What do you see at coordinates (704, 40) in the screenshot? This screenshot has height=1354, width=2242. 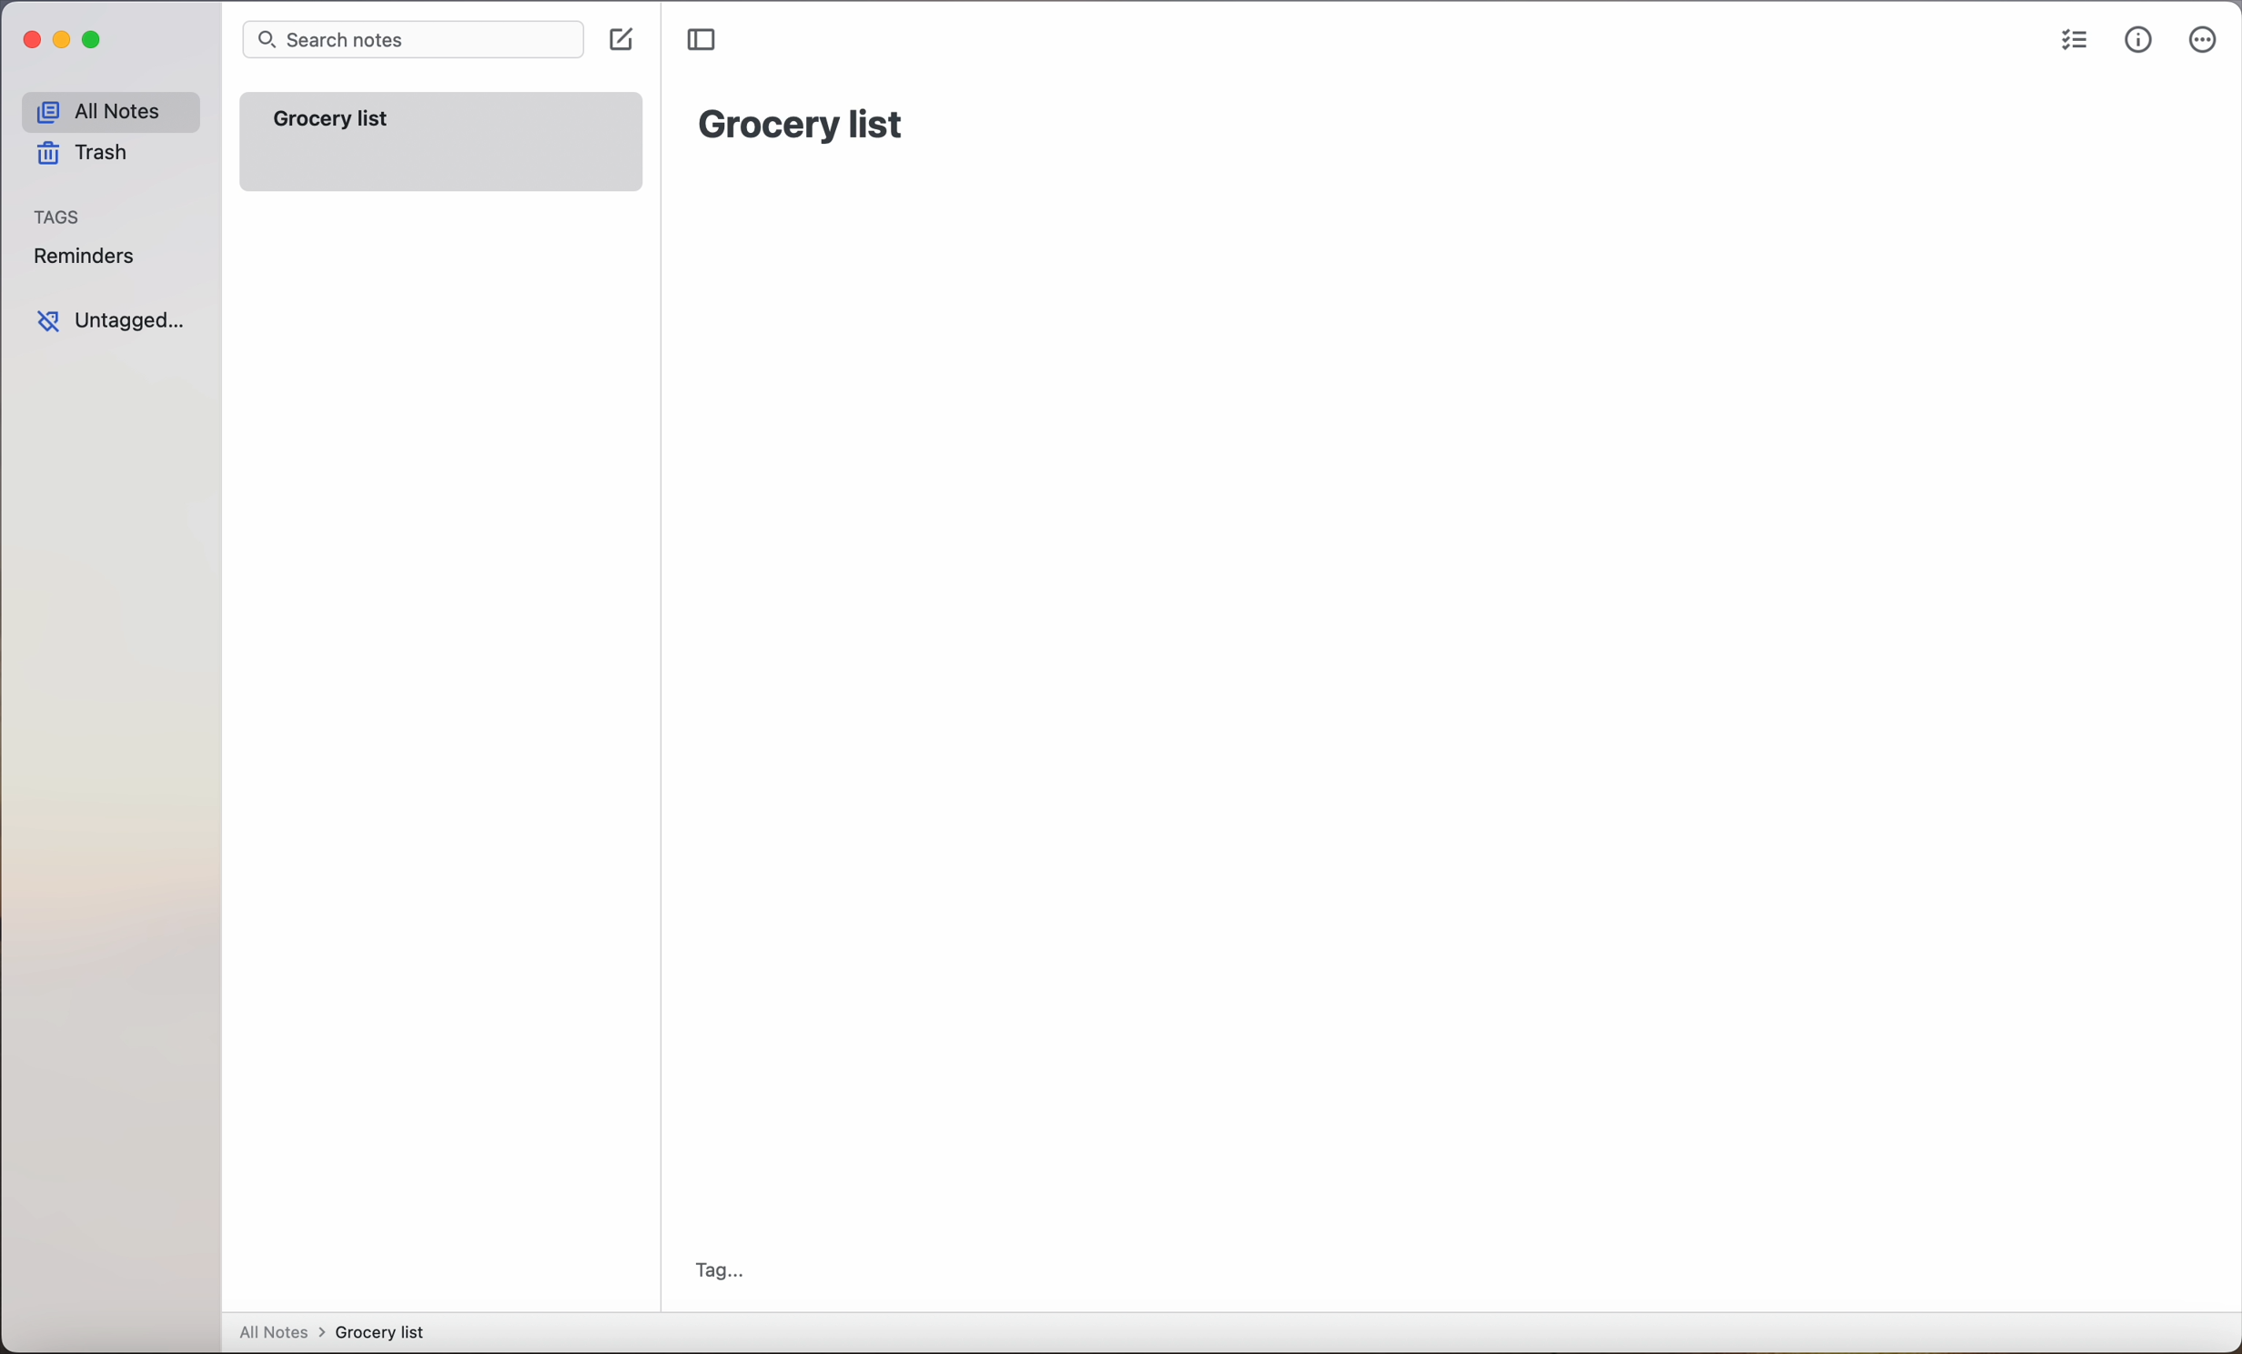 I see `toggle sidebar` at bounding box center [704, 40].